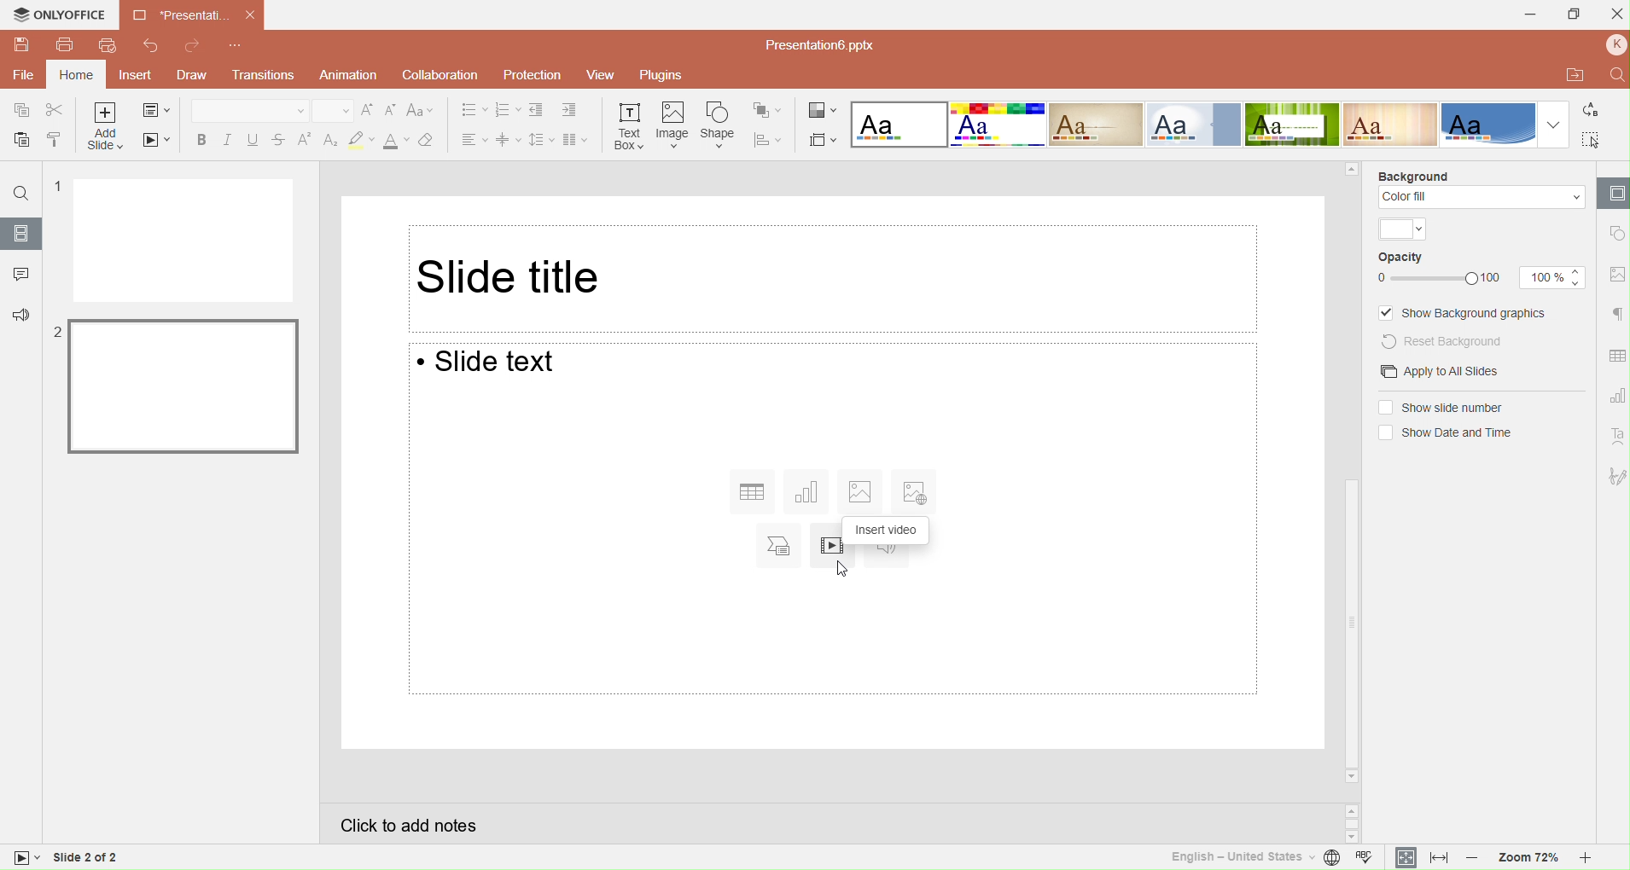 The height and width of the screenshot is (870, 1630). Describe the element at coordinates (1615, 274) in the screenshot. I see `Image setting` at that location.